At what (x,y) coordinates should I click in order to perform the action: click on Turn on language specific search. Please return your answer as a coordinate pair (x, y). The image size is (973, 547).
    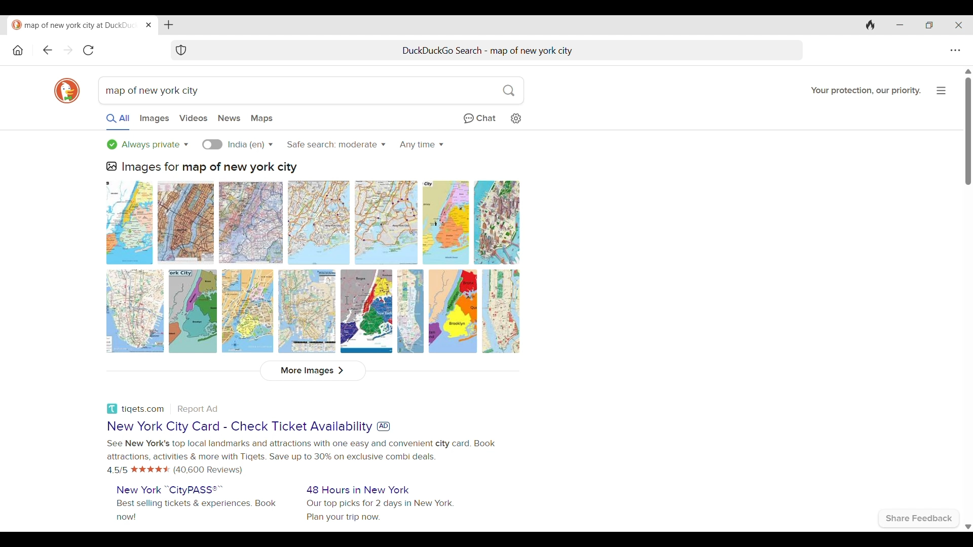
    Looking at the image, I should click on (212, 144).